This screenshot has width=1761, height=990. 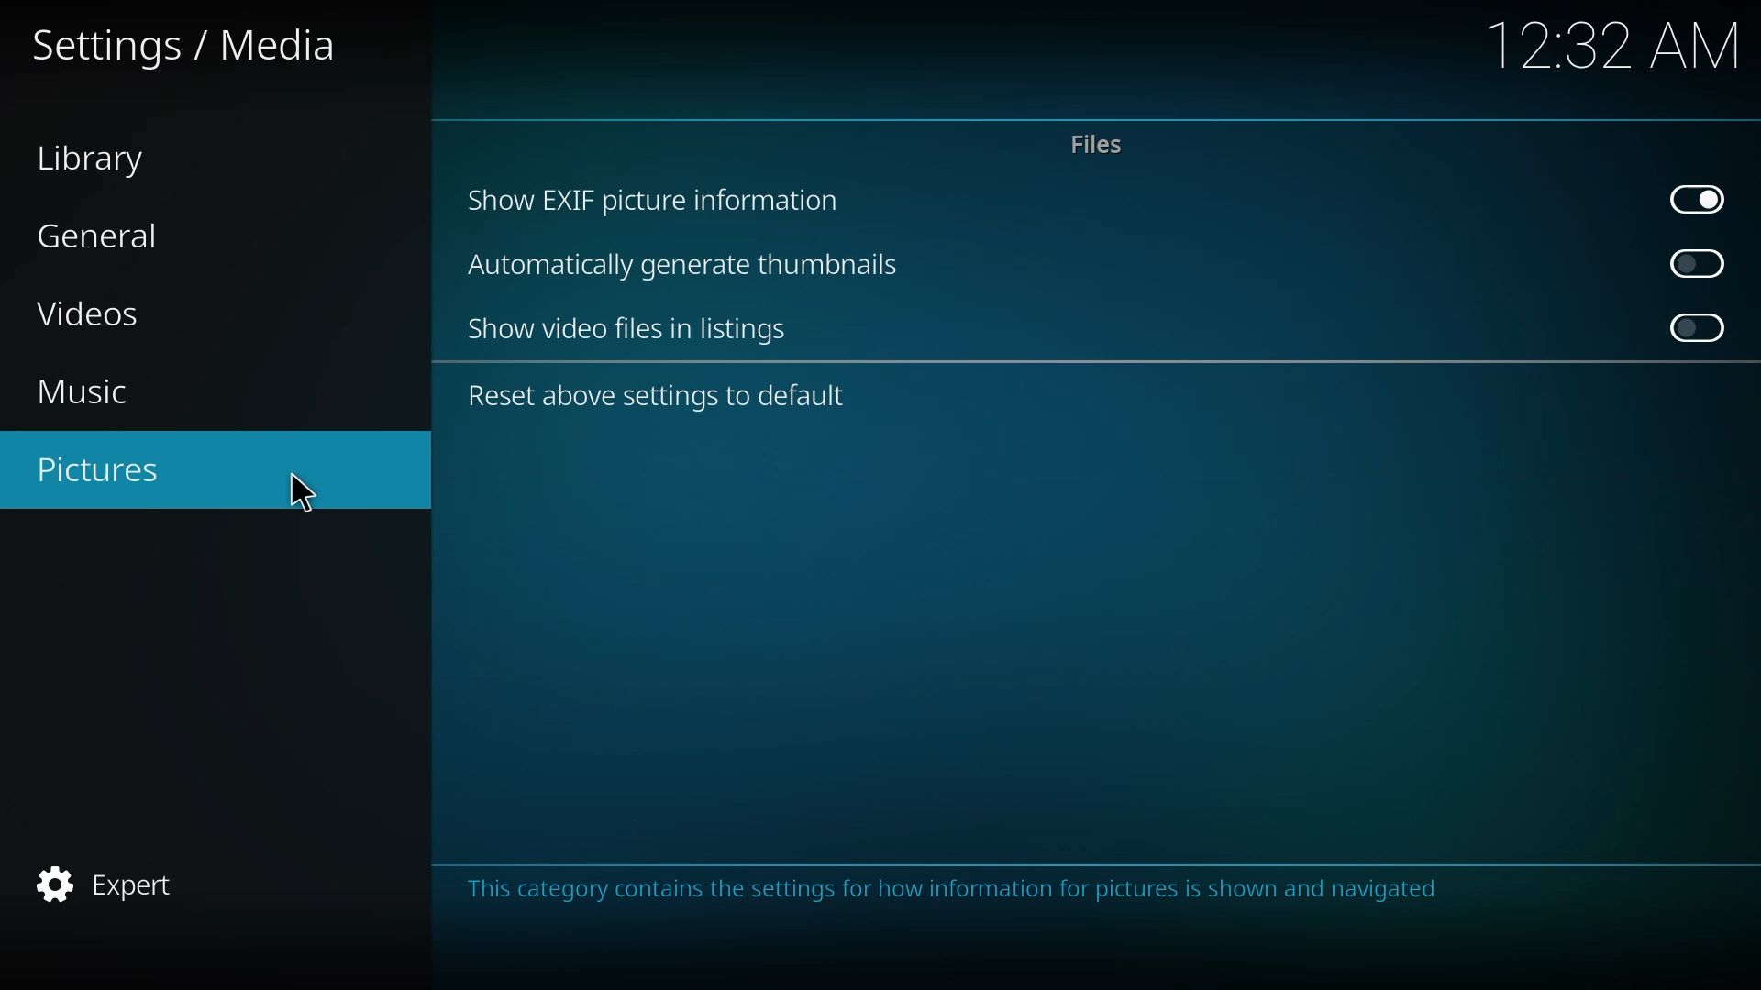 I want to click on enabled, so click(x=1699, y=197).